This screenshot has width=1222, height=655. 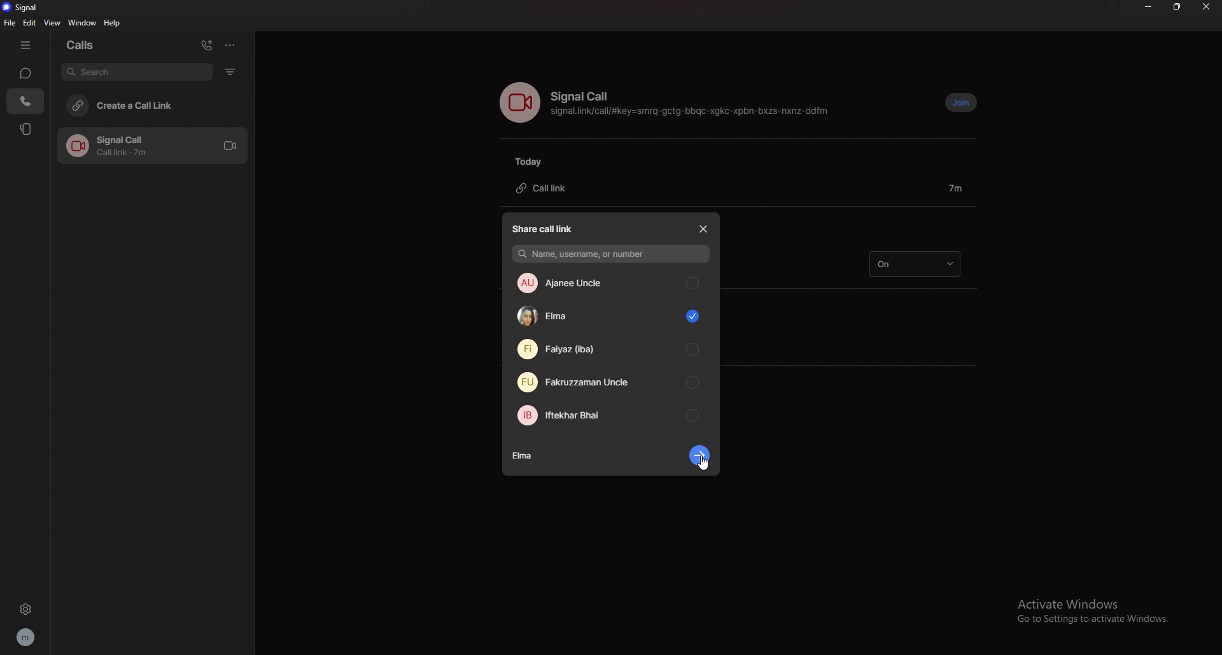 What do you see at coordinates (28, 45) in the screenshot?
I see `hide tab` at bounding box center [28, 45].